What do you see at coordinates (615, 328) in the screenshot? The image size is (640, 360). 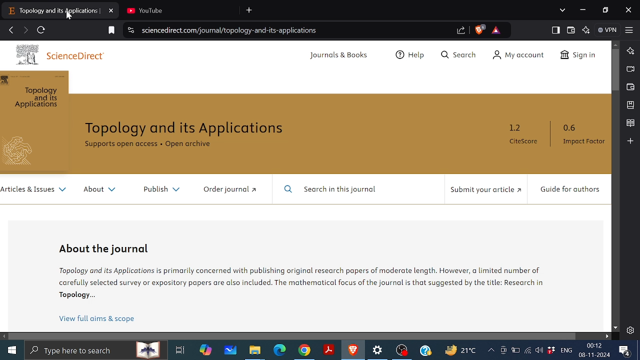 I see `Move down` at bounding box center [615, 328].